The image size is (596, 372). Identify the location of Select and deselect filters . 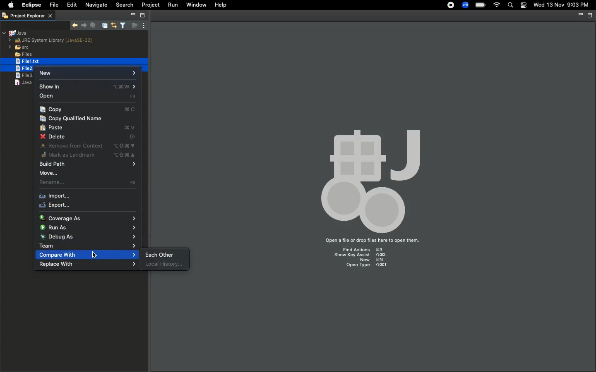
(122, 26).